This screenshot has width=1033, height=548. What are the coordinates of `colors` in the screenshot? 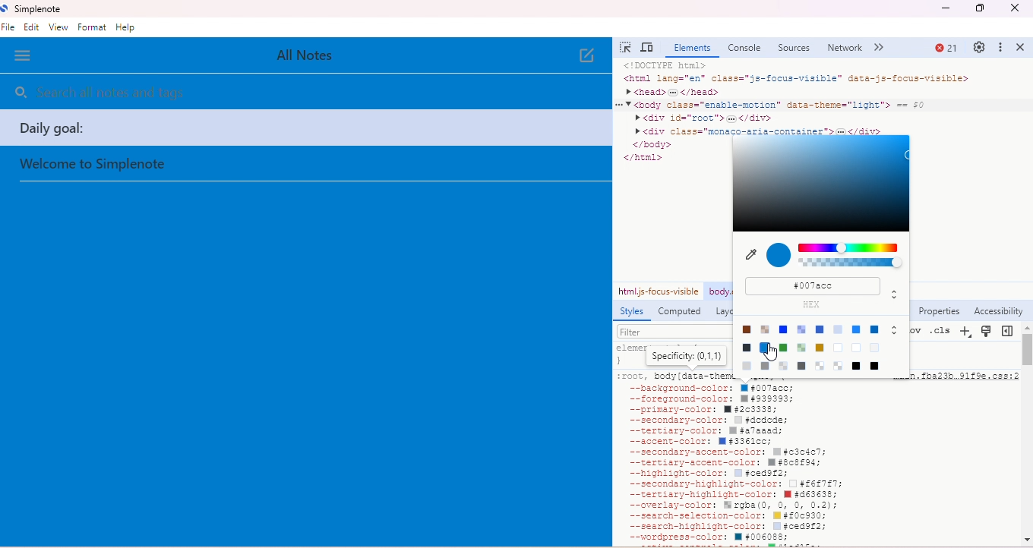 It's located at (852, 259).